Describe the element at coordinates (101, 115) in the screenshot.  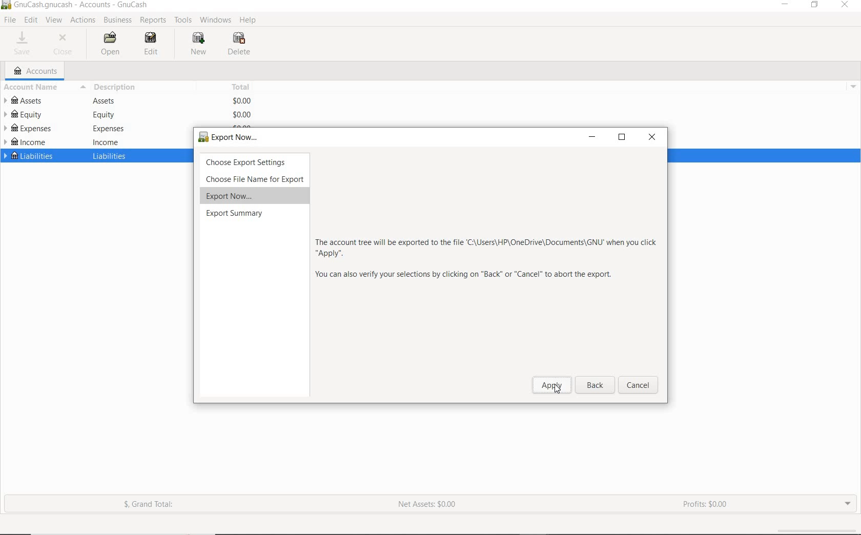
I see `equity` at that location.